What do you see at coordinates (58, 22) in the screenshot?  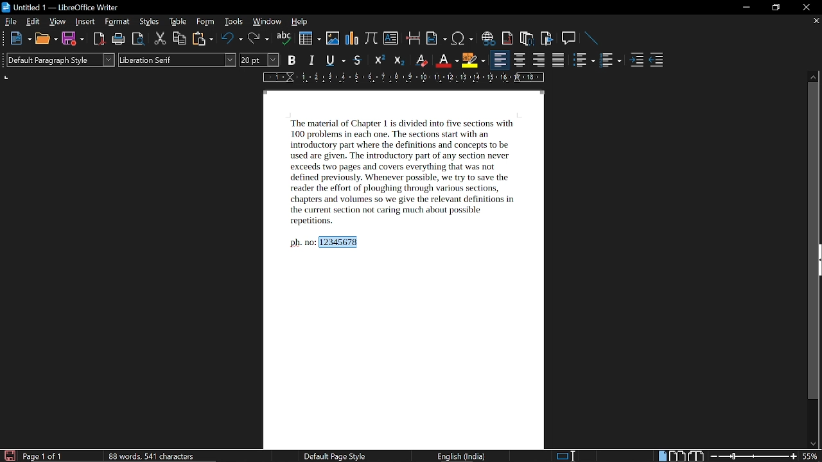 I see `view` at bounding box center [58, 22].